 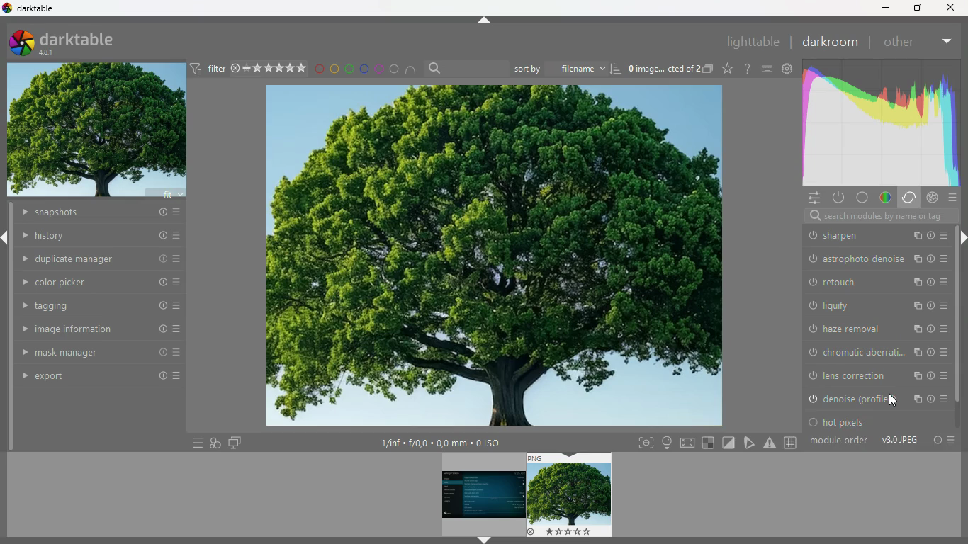 What do you see at coordinates (767, 69) in the screenshot?
I see `keyboard` at bounding box center [767, 69].